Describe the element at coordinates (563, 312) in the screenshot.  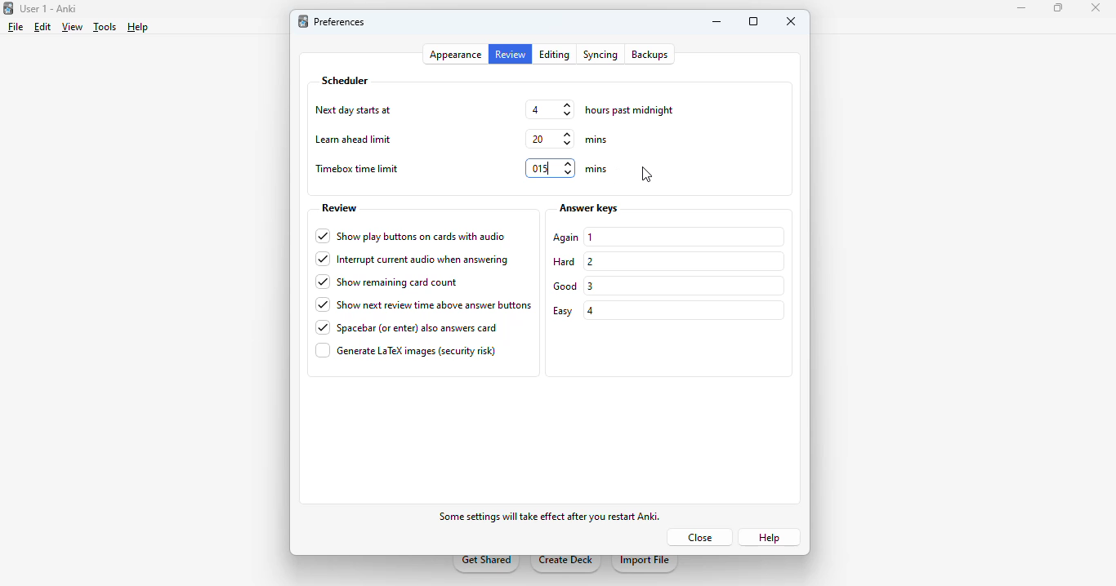
I see `easy` at that location.